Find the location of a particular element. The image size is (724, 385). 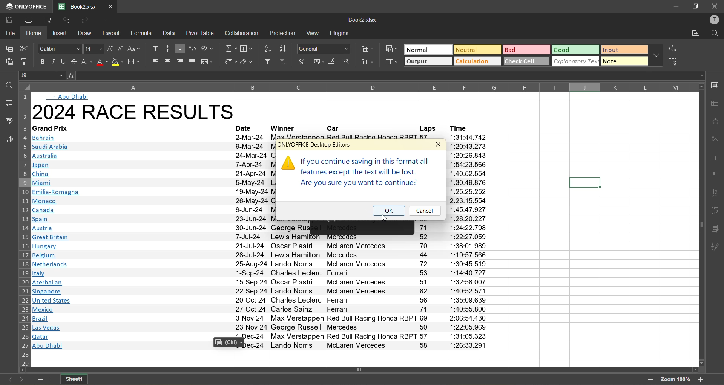

find is located at coordinates (715, 34).